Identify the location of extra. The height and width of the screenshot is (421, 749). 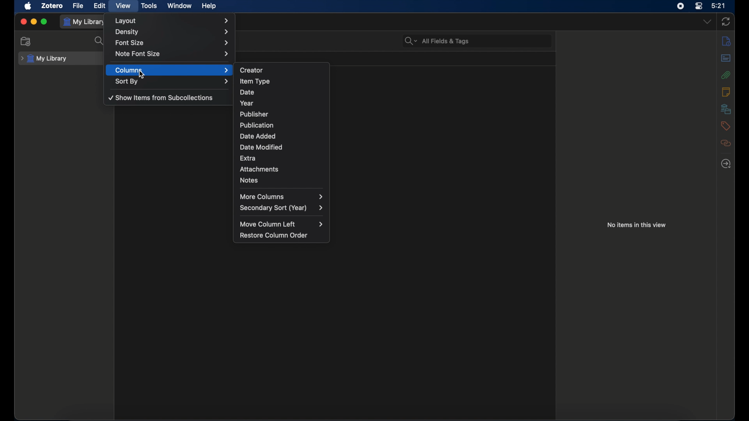
(281, 157).